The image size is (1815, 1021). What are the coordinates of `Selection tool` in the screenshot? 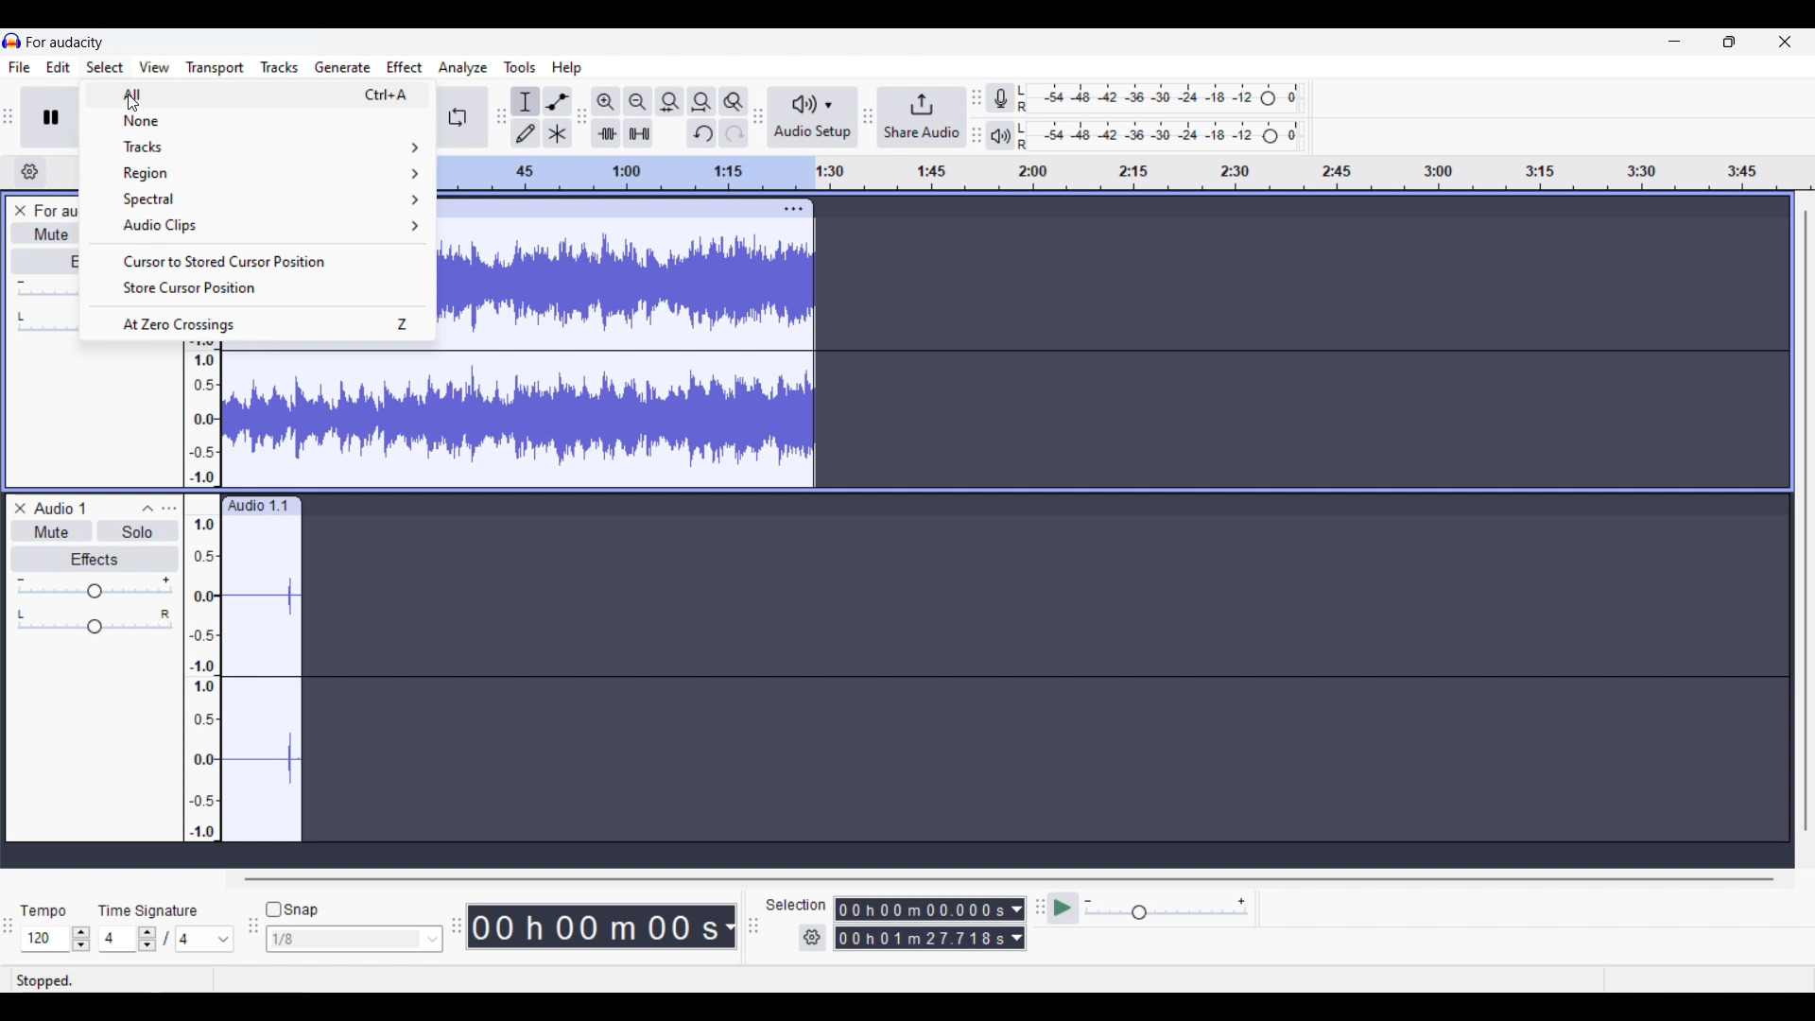 It's located at (526, 102).